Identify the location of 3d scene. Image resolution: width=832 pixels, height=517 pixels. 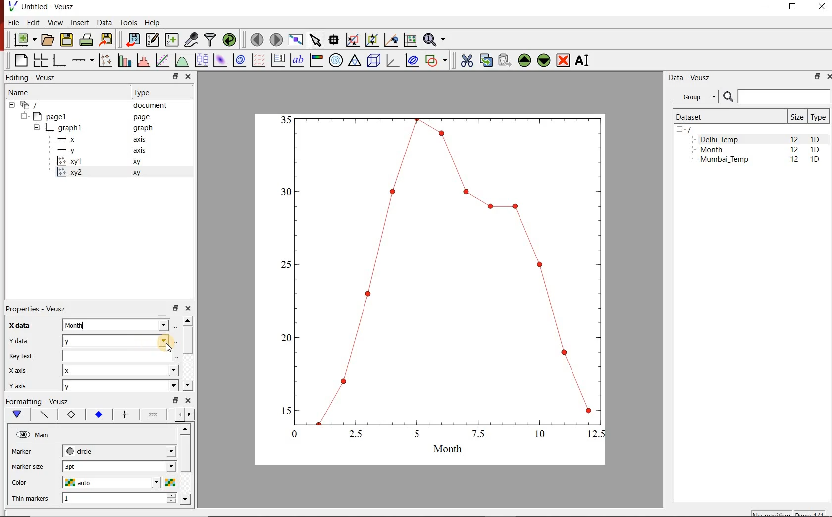
(373, 61).